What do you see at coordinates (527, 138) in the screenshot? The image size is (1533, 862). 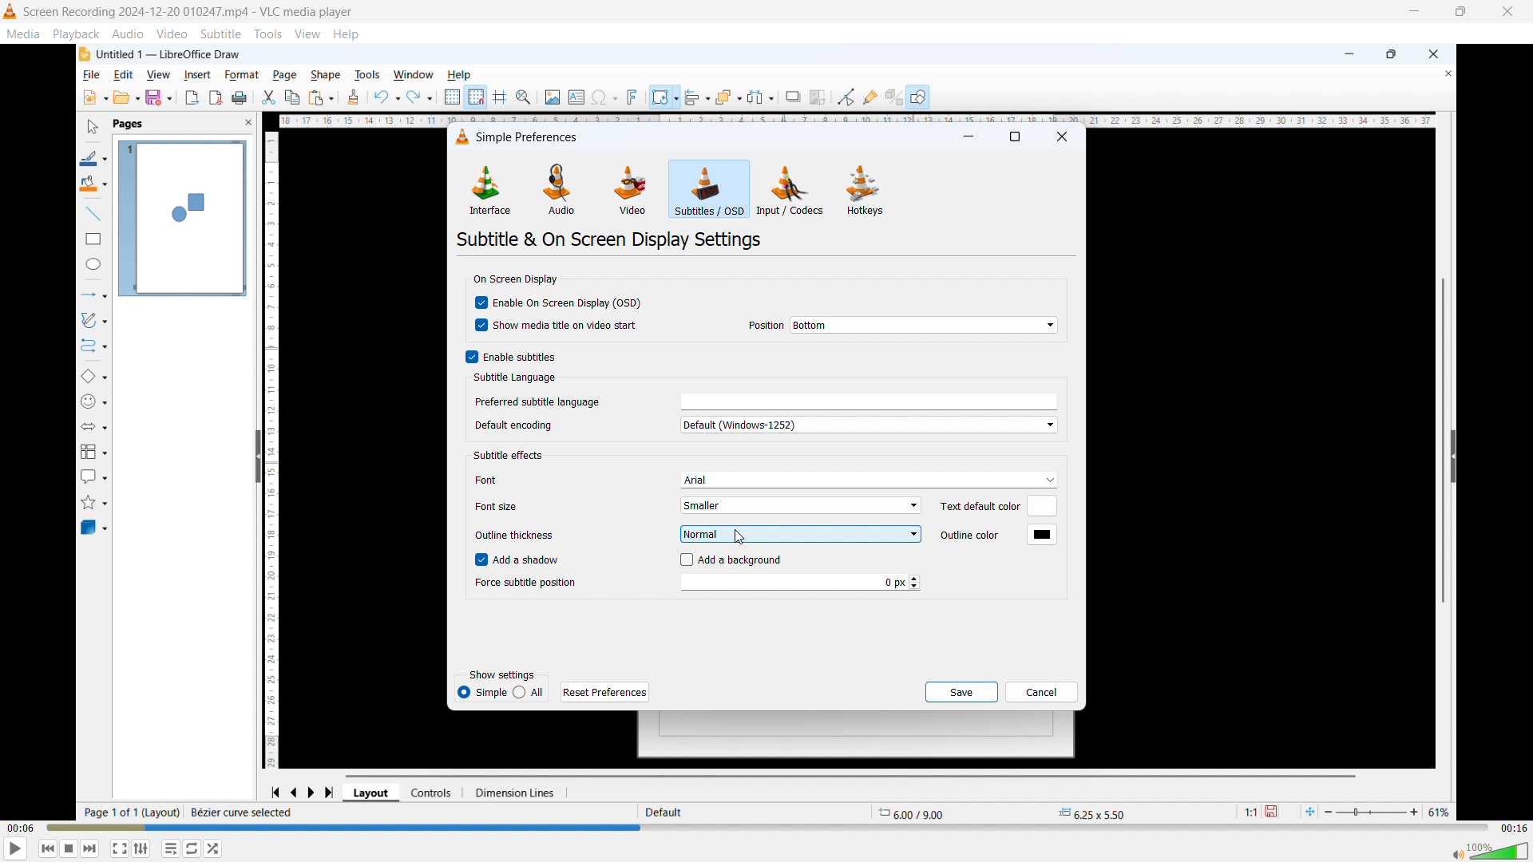 I see `Simple preferences dialogue box ` at bounding box center [527, 138].